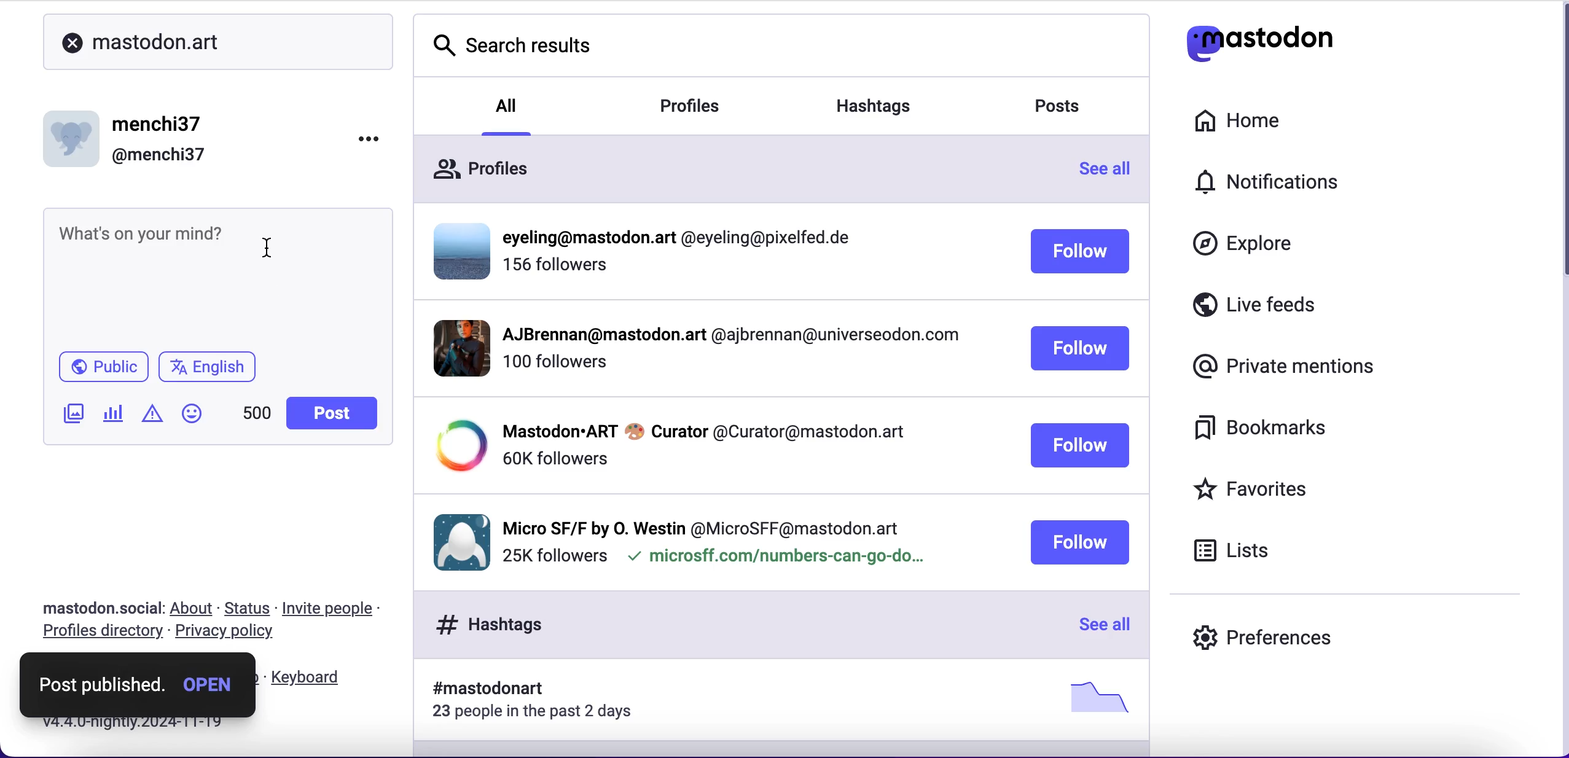 This screenshot has height=758, width=1569. I want to click on picture, so click(1094, 697).